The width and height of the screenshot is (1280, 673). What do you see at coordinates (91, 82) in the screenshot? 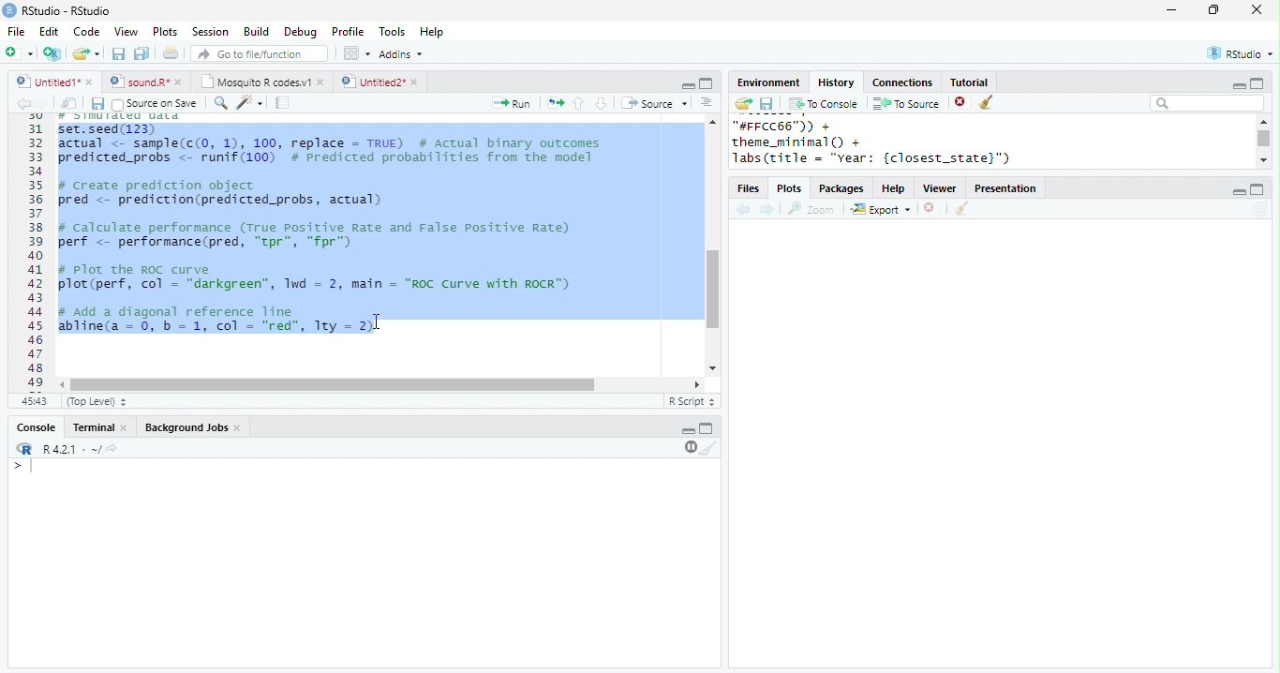
I see `close` at bounding box center [91, 82].